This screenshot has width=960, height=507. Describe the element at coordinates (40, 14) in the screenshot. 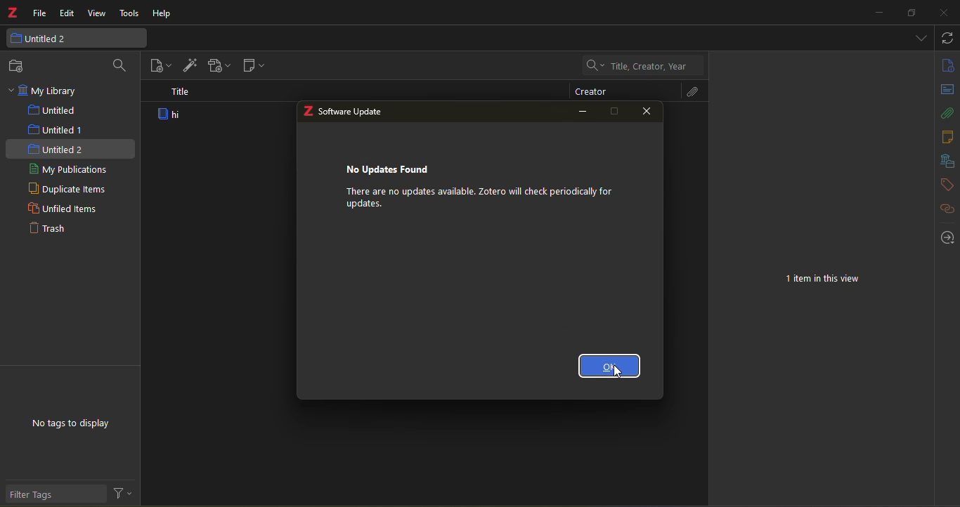

I see `file` at that location.